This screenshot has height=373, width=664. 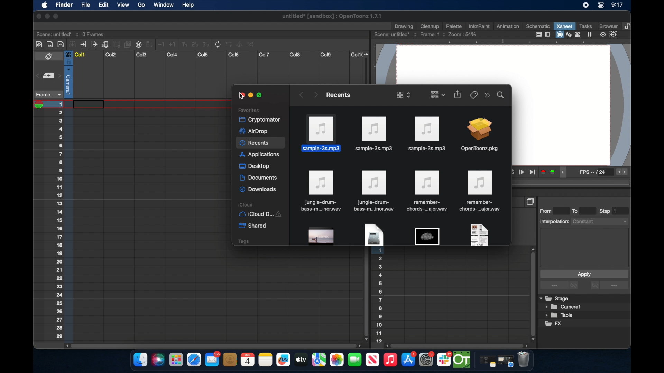 What do you see at coordinates (531, 201) in the screenshot?
I see `copy` at bounding box center [531, 201].